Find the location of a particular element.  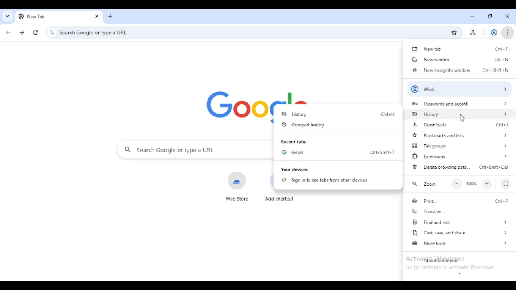

new tab is located at coordinates (110, 17).